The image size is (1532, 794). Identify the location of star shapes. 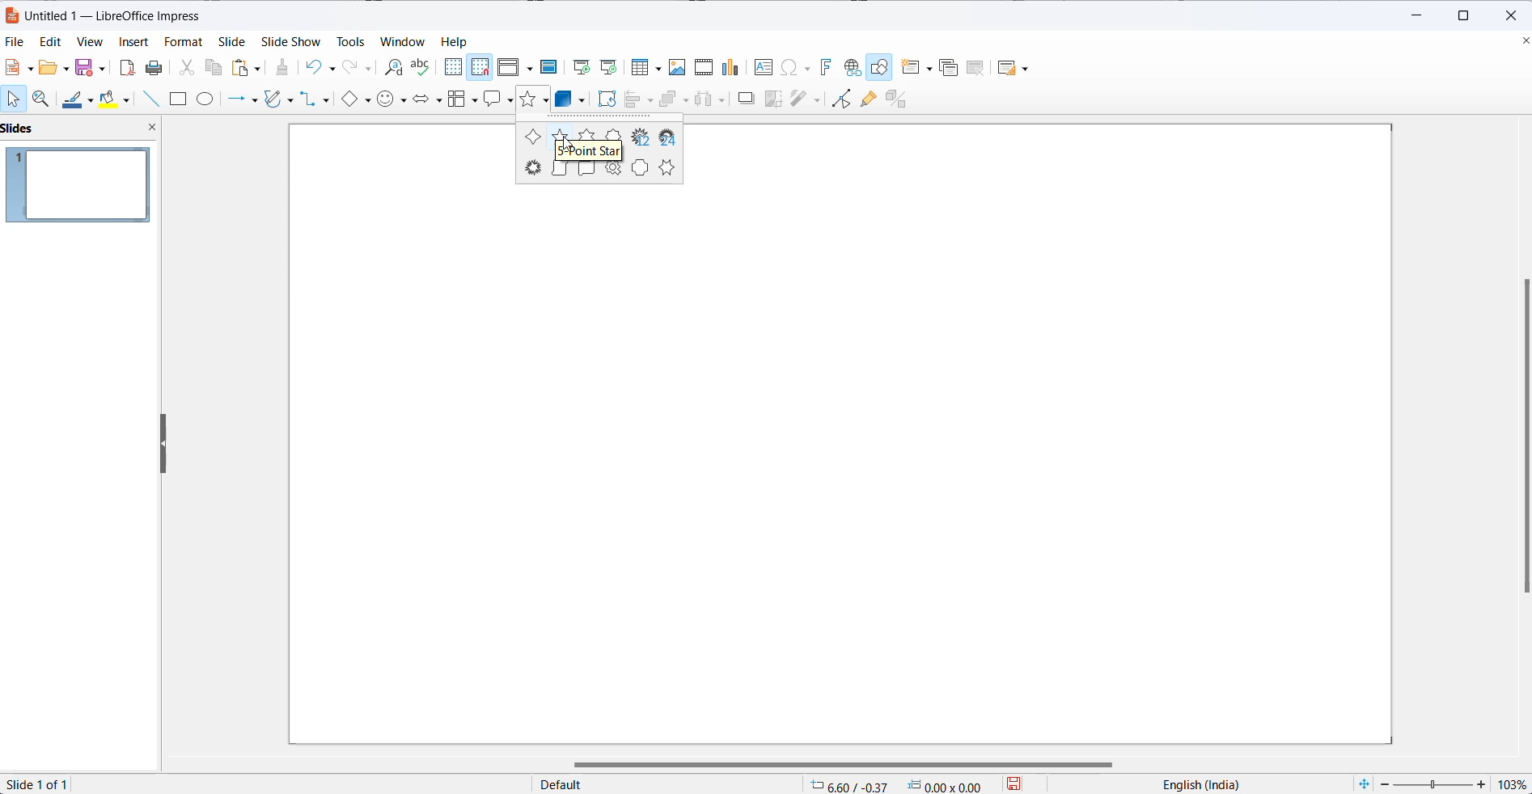
(534, 102).